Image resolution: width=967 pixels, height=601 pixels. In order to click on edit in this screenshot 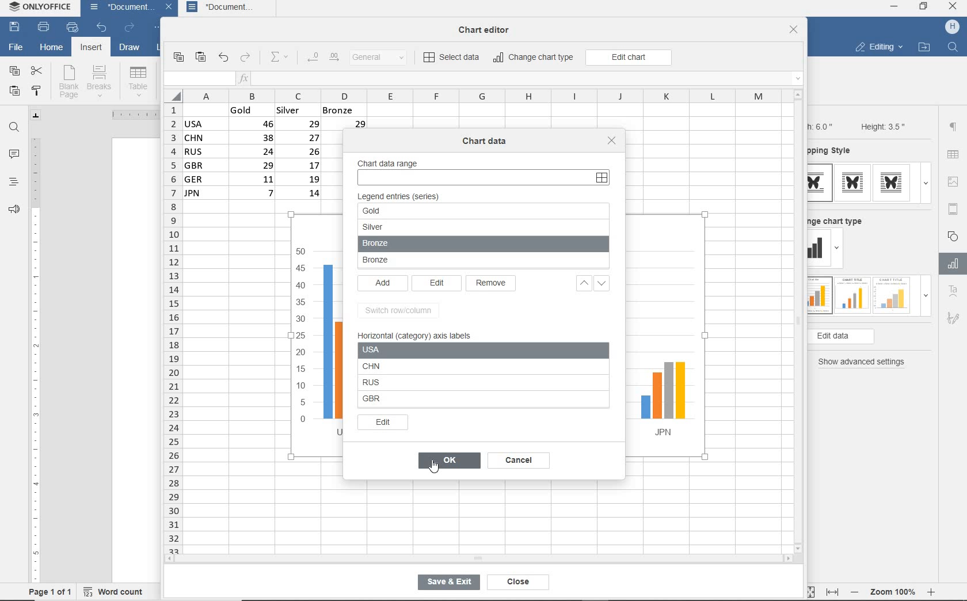, I will do `click(383, 423)`.